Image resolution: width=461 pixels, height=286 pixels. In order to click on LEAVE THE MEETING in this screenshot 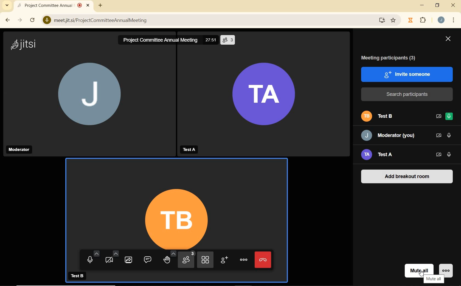, I will do `click(262, 259)`.